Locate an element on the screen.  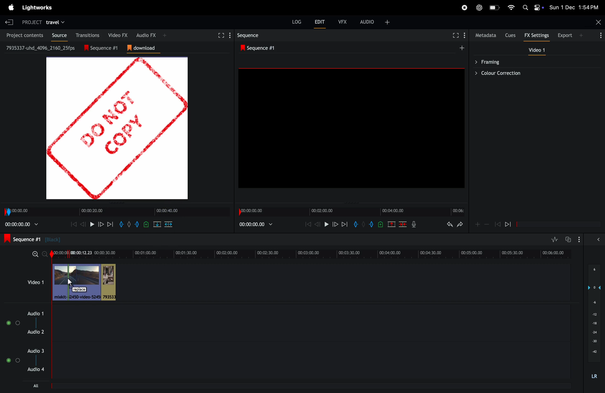
Horizontal slide bar is located at coordinates (309, 386).